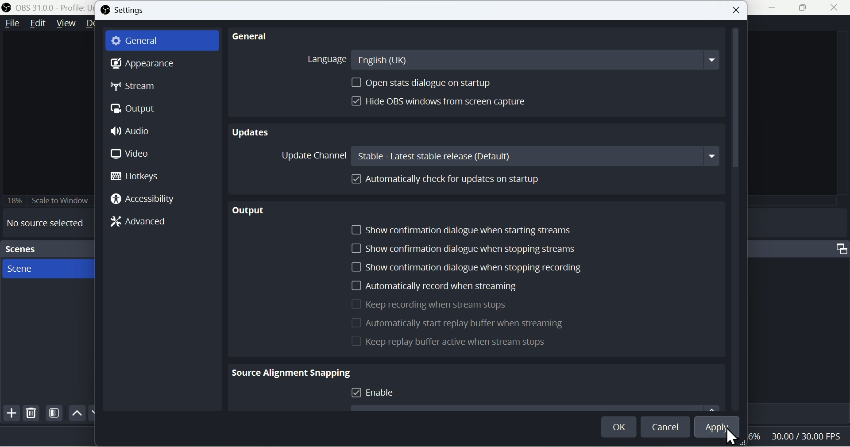  Describe the element at coordinates (444, 182) in the screenshot. I see `Automatically cheque up for updates on startup` at that location.